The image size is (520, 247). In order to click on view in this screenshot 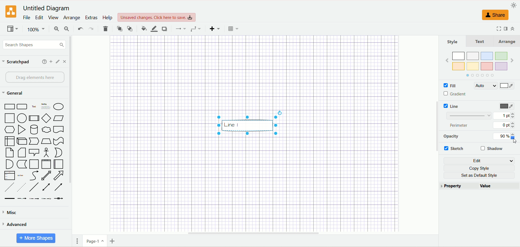, I will do `click(53, 18)`.